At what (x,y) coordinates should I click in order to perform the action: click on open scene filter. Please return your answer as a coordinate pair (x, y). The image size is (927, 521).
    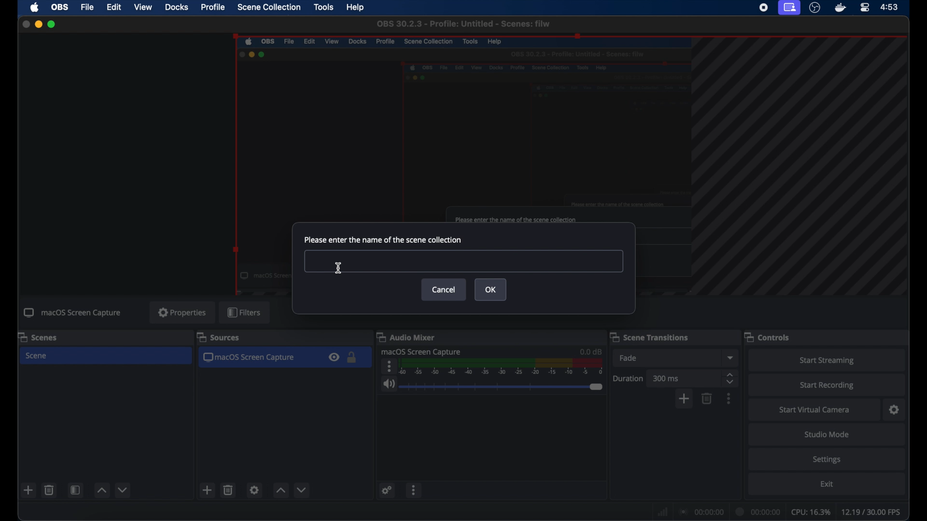
    Looking at the image, I should click on (75, 491).